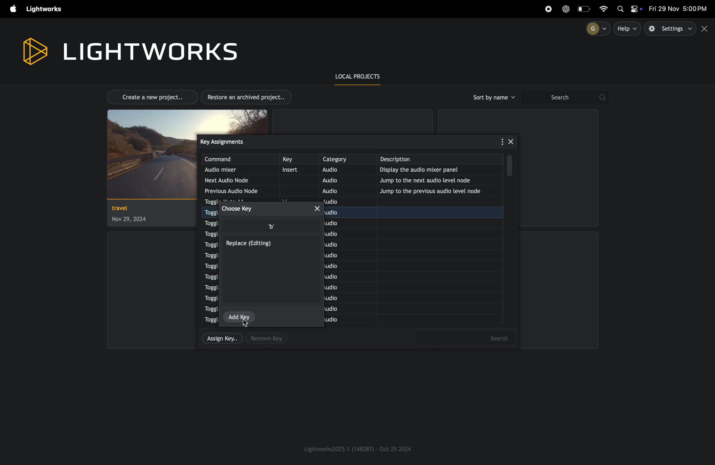 This screenshot has height=465, width=715. Describe the element at coordinates (298, 160) in the screenshot. I see `key` at that location.